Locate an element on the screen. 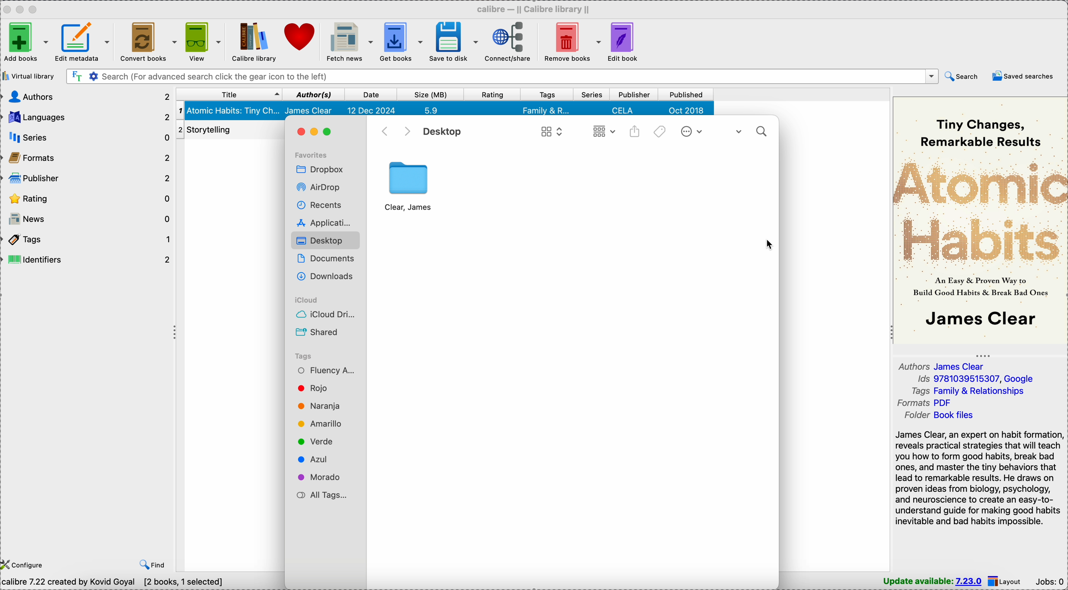 This screenshot has width=1068, height=590. rating is located at coordinates (88, 199).